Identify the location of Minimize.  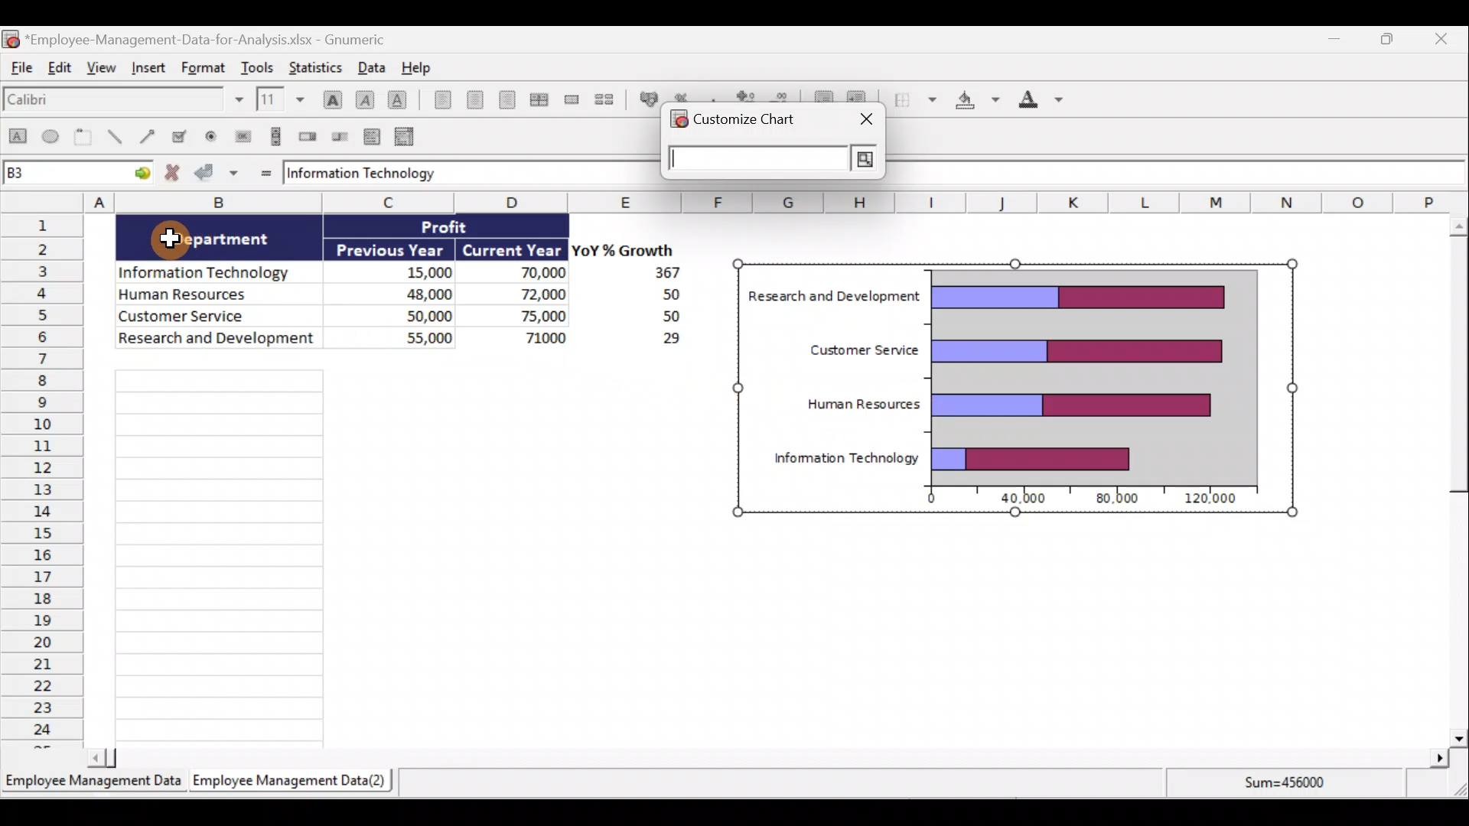
(1333, 41).